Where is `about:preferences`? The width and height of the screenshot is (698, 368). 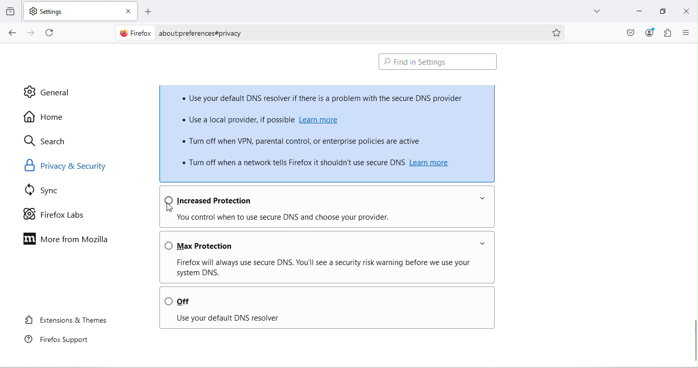
about:preferences is located at coordinates (350, 32).